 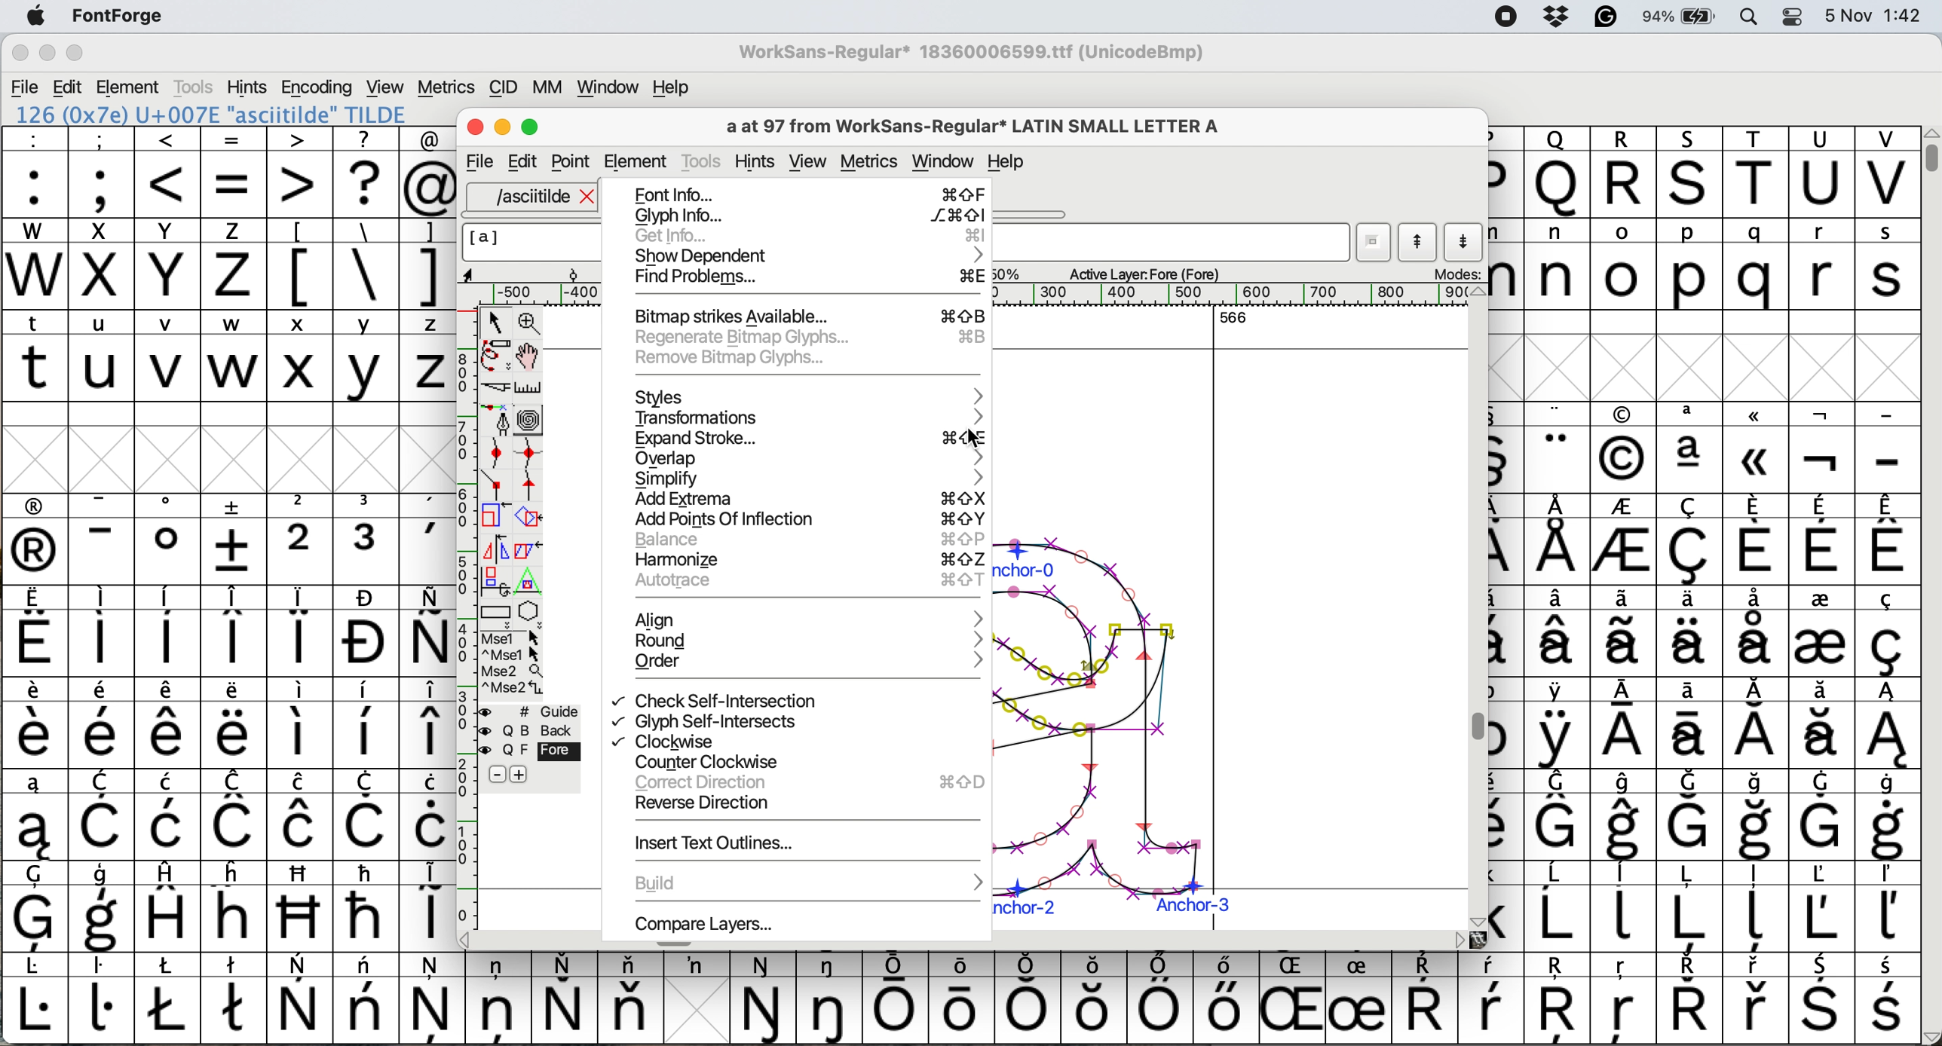 What do you see at coordinates (503, 242) in the screenshot?
I see `glyph name` at bounding box center [503, 242].